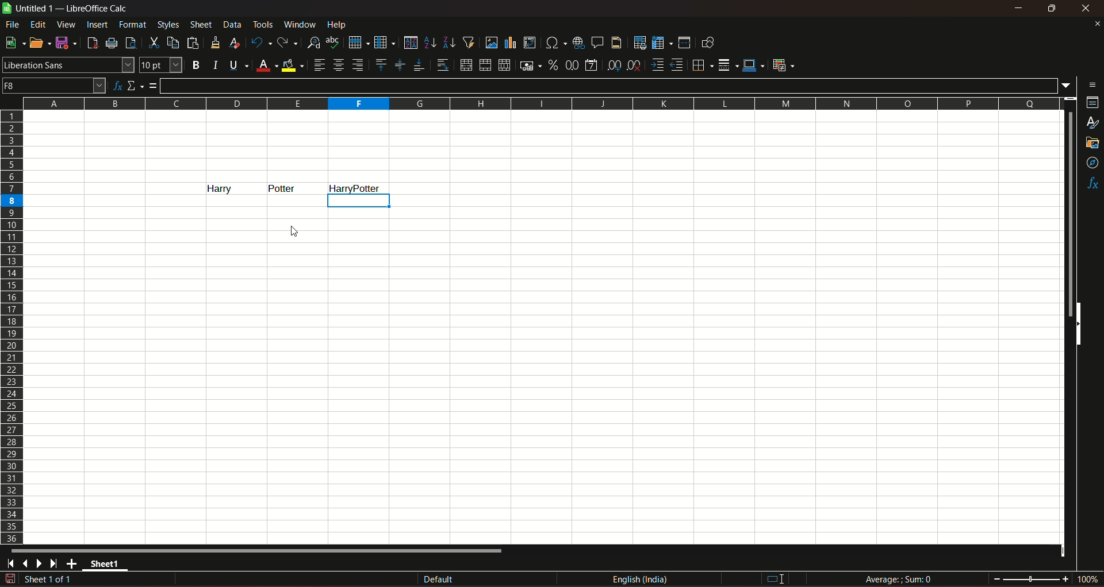 Image resolution: width=1104 pixels, height=587 pixels. Describe the element at coordinates (356, 187) in the screenshot. I see `column highlight` at that location.